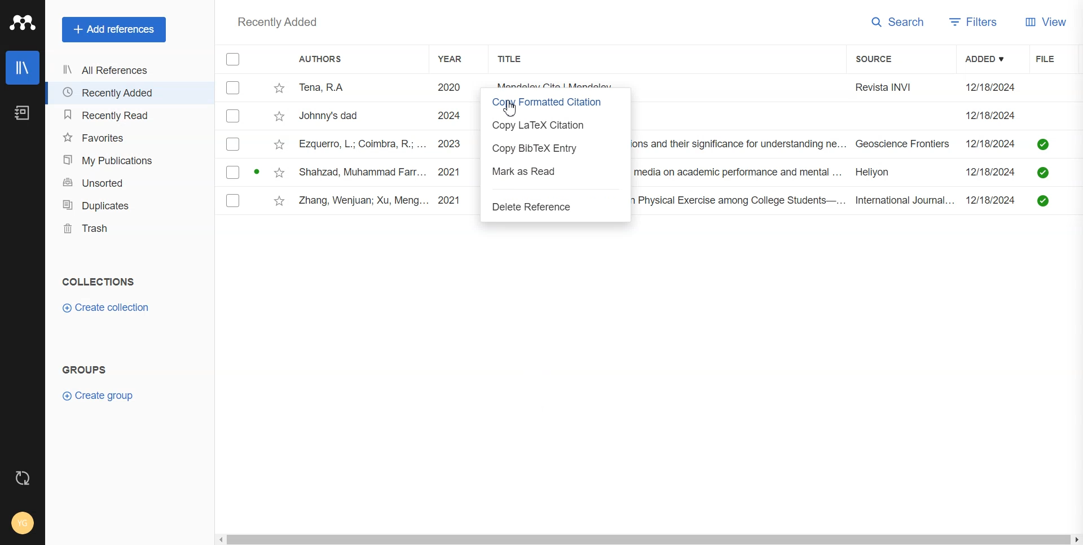 The height and width of the screenshot is (545, 1083). Describe the element at coordinates (1044, 144) in the screenshot. I see `saved` at that location.